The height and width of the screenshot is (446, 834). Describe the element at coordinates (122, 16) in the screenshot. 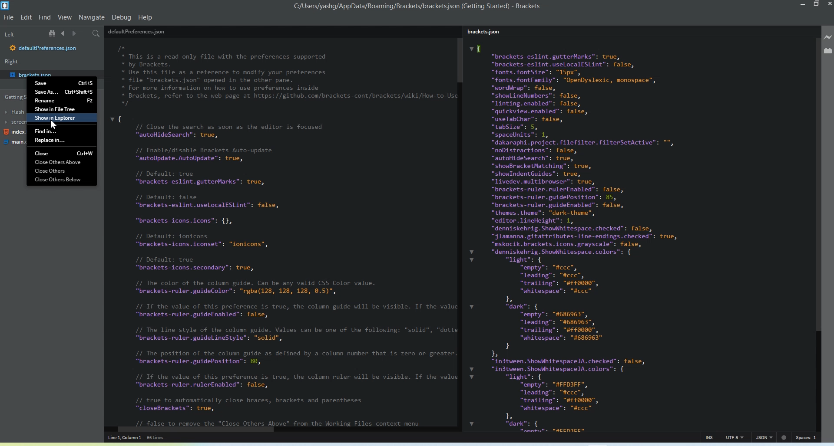

I see `Debug` at that location.